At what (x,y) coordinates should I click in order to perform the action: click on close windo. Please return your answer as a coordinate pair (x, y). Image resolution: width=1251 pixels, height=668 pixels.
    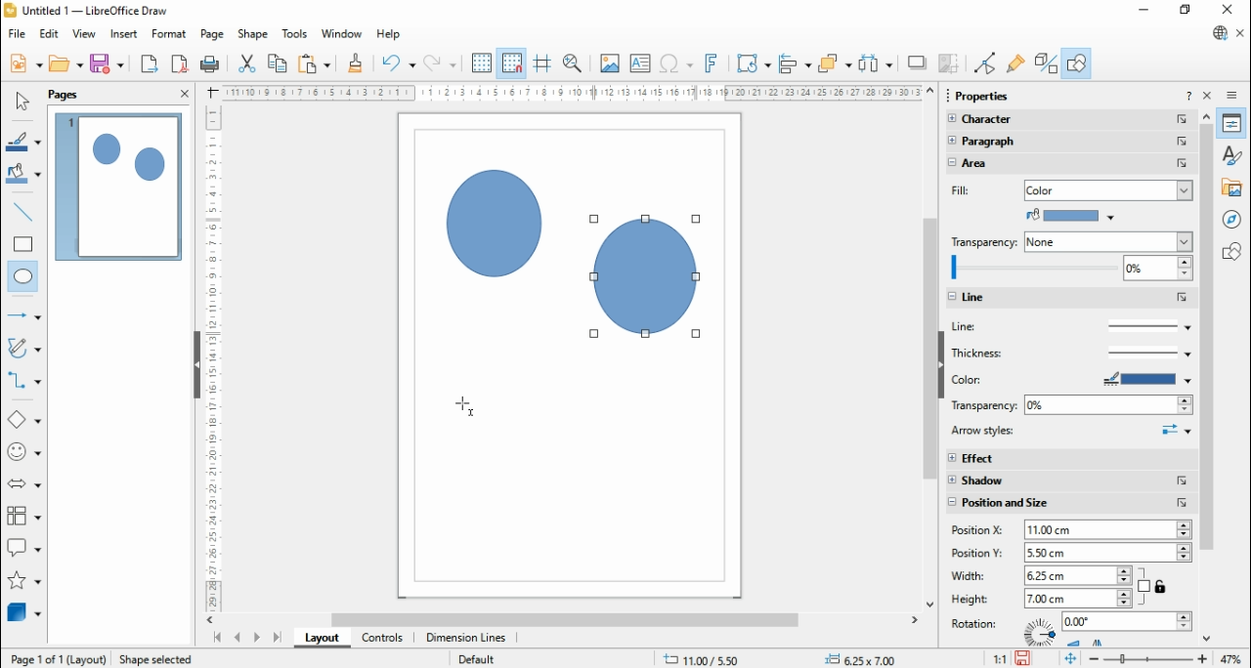
    Looking at the image, I should click on (1230, 11).